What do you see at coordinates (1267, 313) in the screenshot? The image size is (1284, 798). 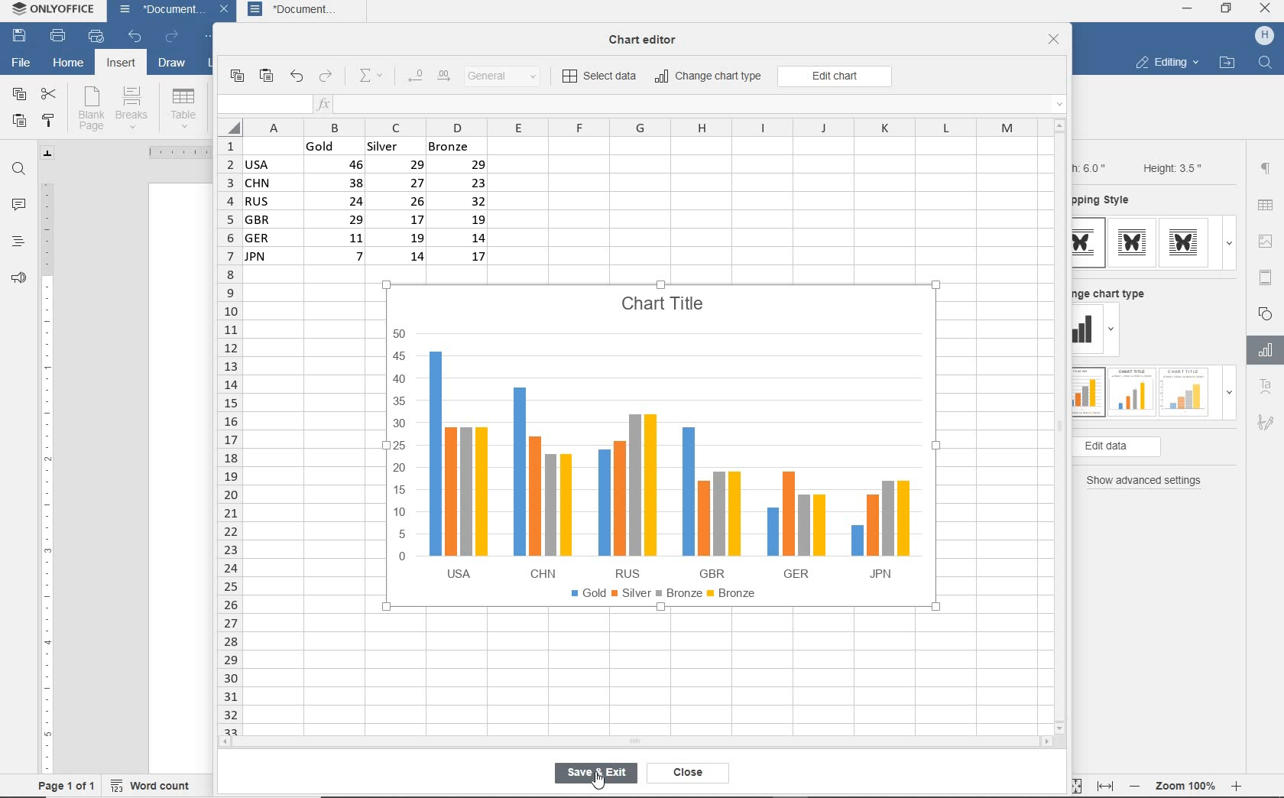 I see `shape` at bounding box center [1267, 313].